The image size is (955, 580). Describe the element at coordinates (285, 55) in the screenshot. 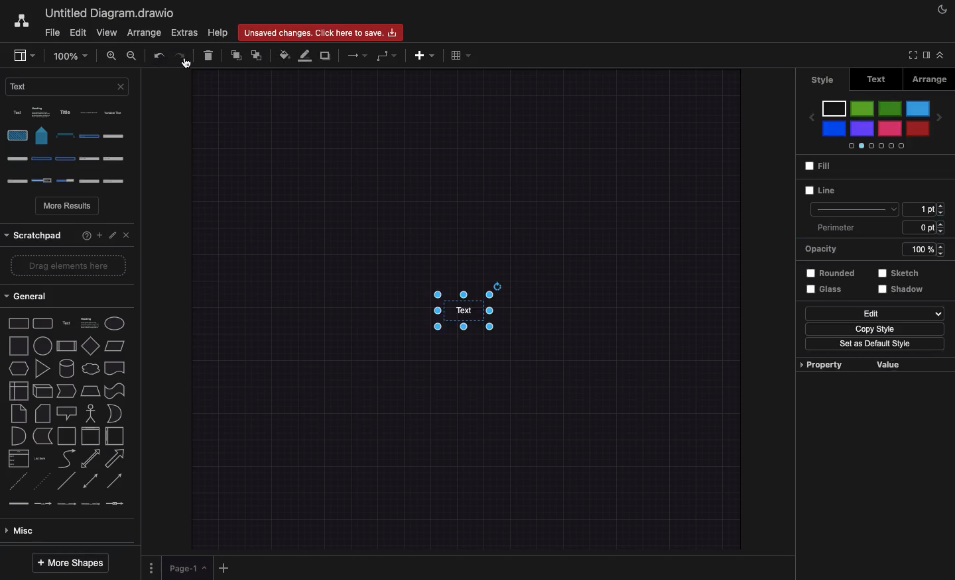

I see `Fill color` at that location.